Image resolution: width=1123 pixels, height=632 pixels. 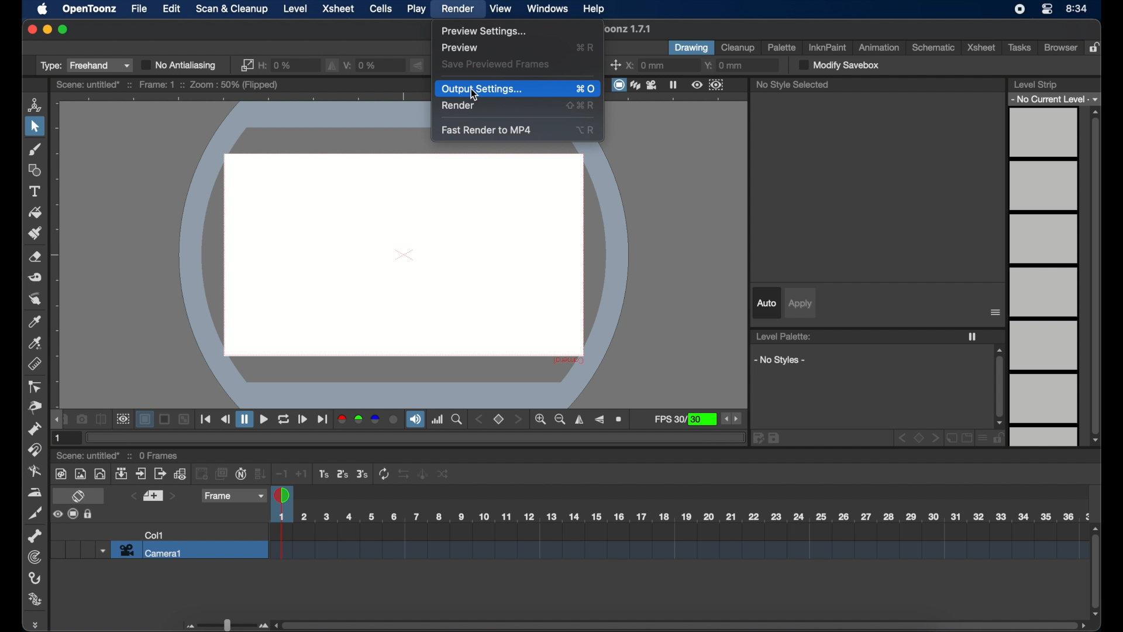 I want to click on flip horizontally, so click(x=580, y=420).